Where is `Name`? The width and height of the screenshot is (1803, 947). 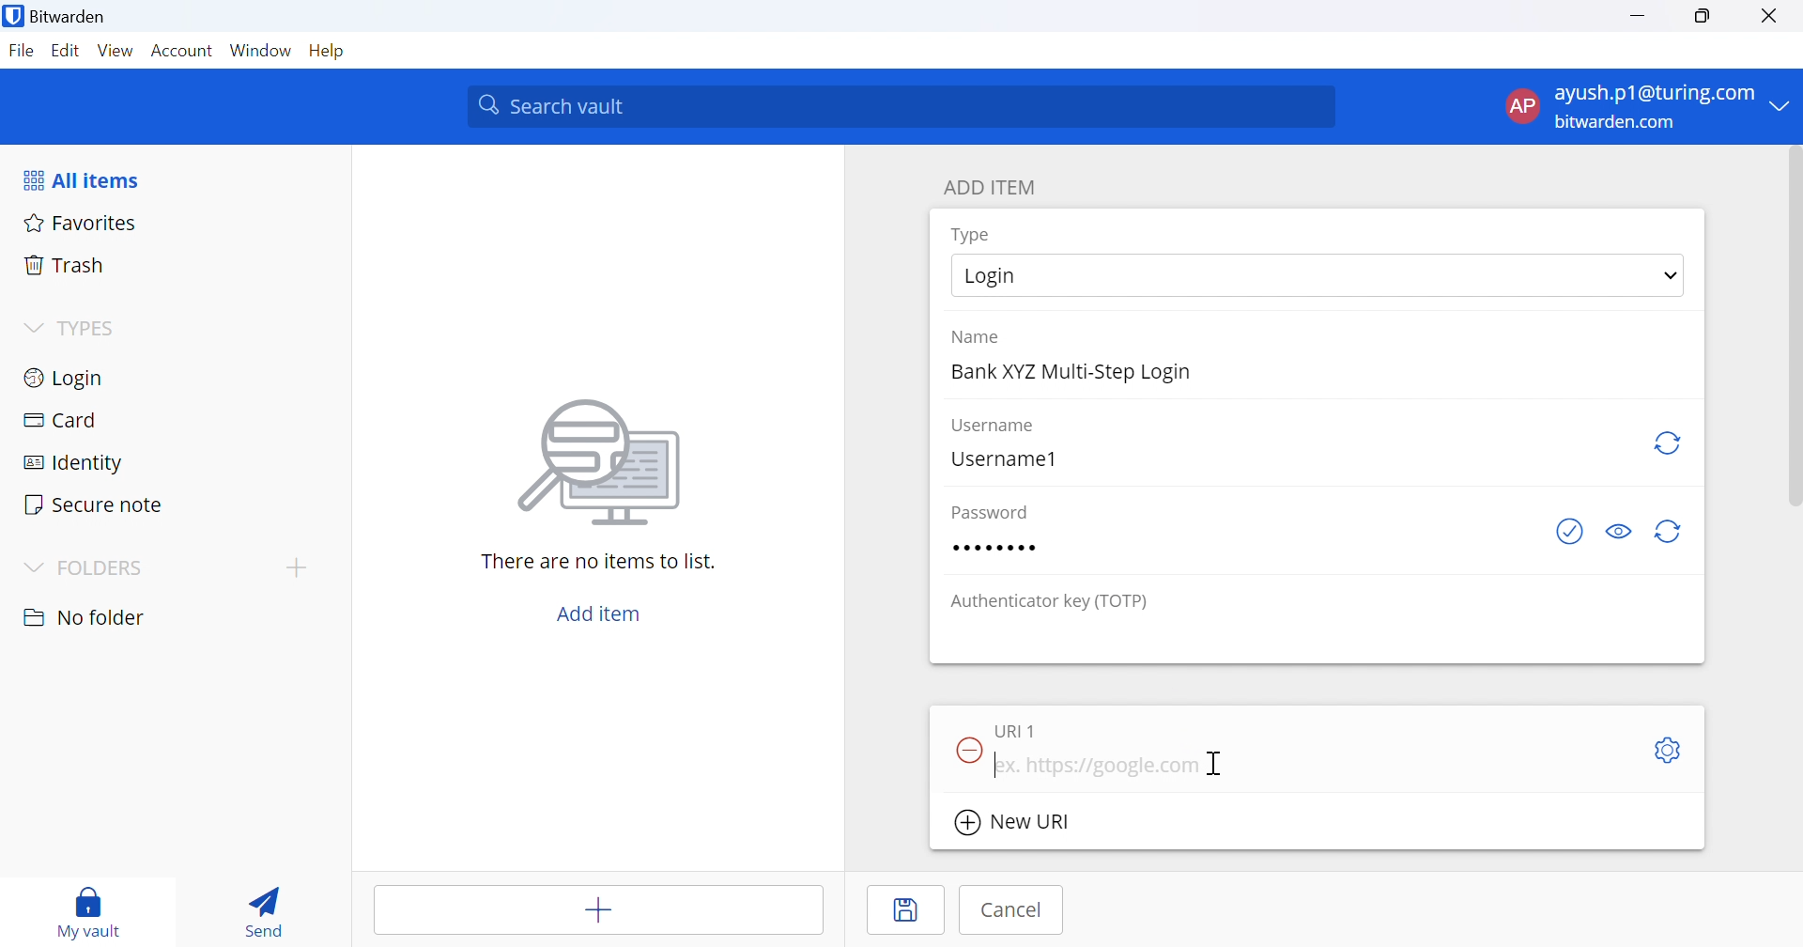 Name is located at coordinates (979, 337).